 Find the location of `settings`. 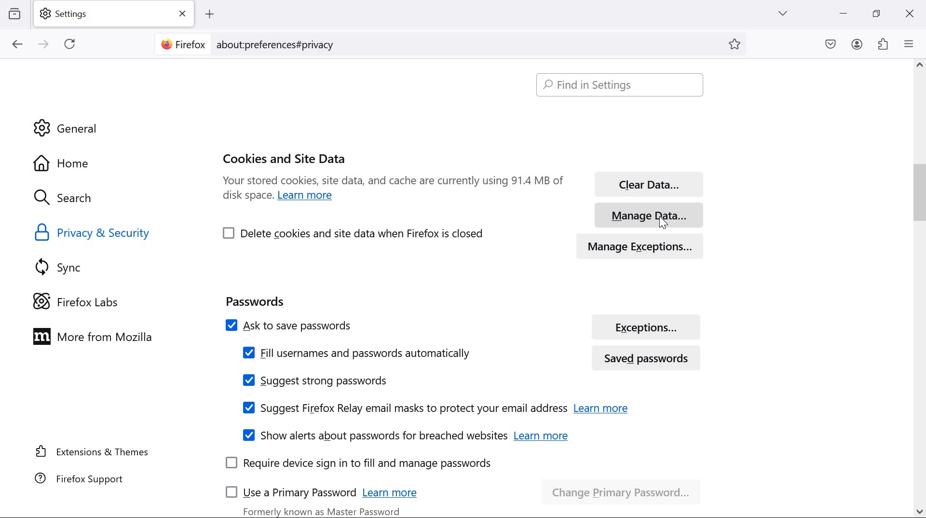

settings is located at coordinates (116, 14).